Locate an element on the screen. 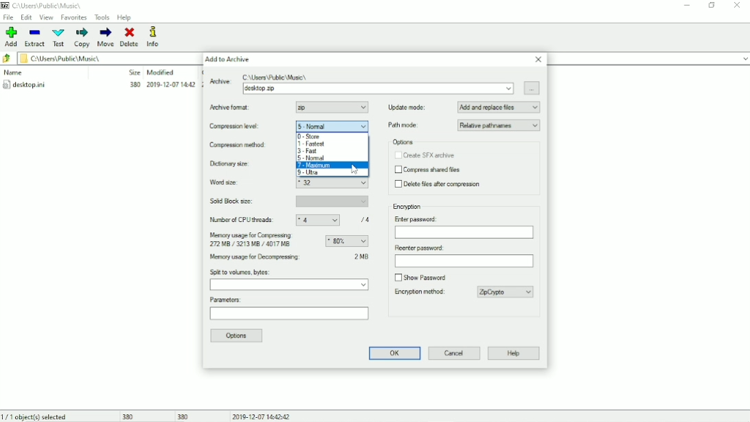 The image size is (750, 422). Copy is located at coordinates (82, 37).